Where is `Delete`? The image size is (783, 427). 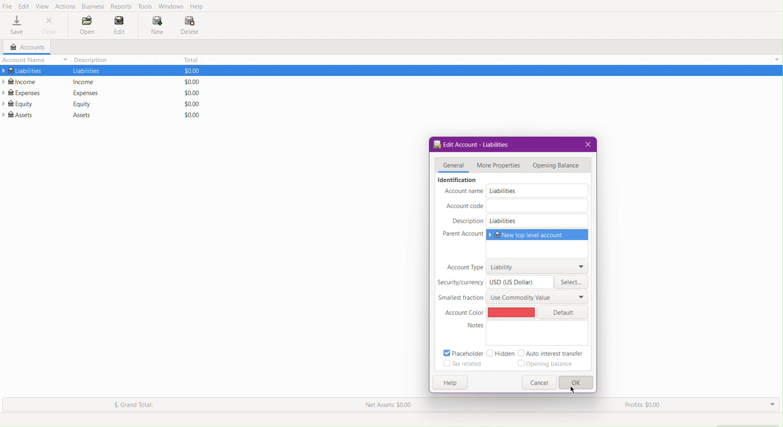 Delete is located at coordinates (189, 26).